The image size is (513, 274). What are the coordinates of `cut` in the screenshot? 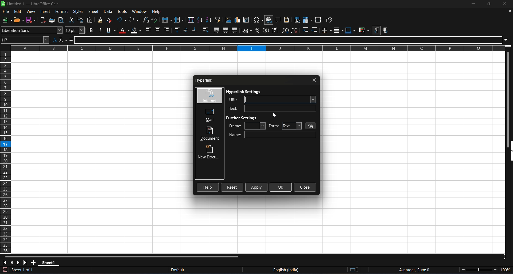 It's located at (71, 20).